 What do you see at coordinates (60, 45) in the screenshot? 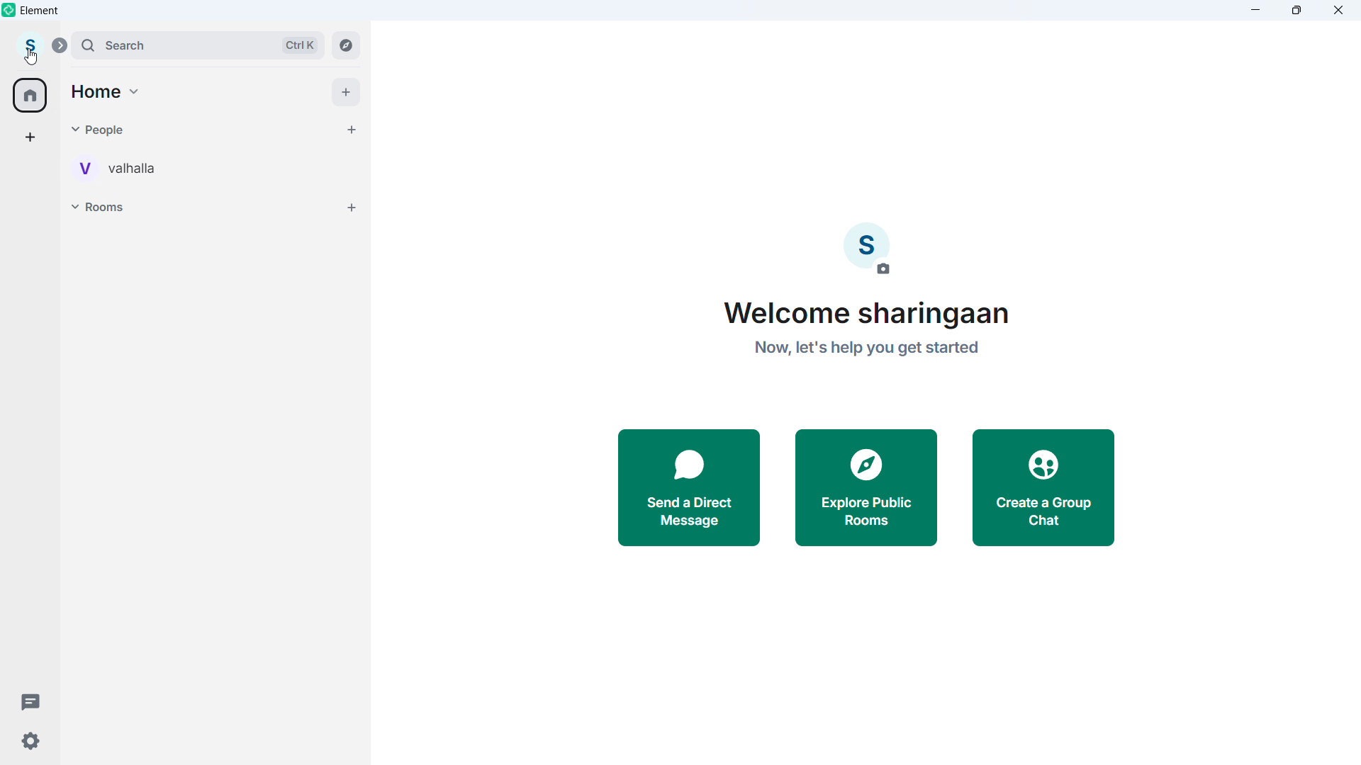
I see `expand` at bounding box center [60, 45].